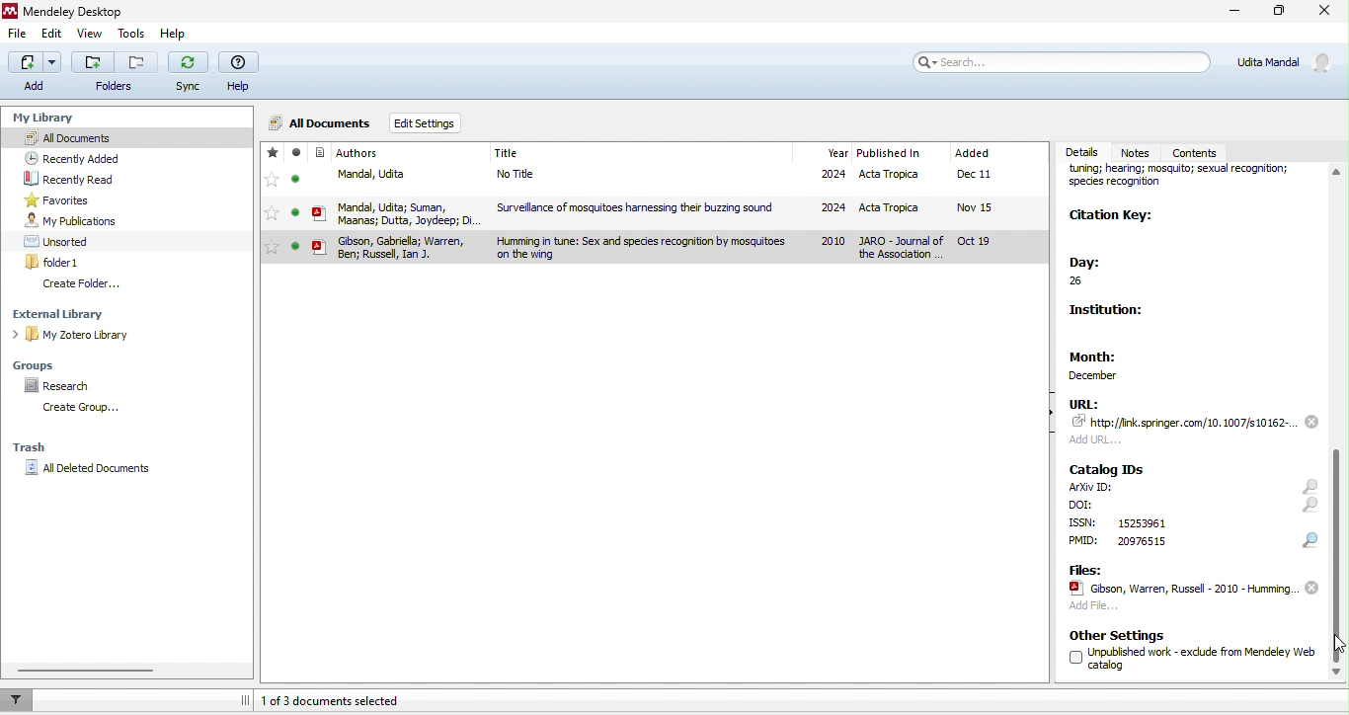 This screenshot has width=1349, height=715. I want to click on add, so click(33, 73).